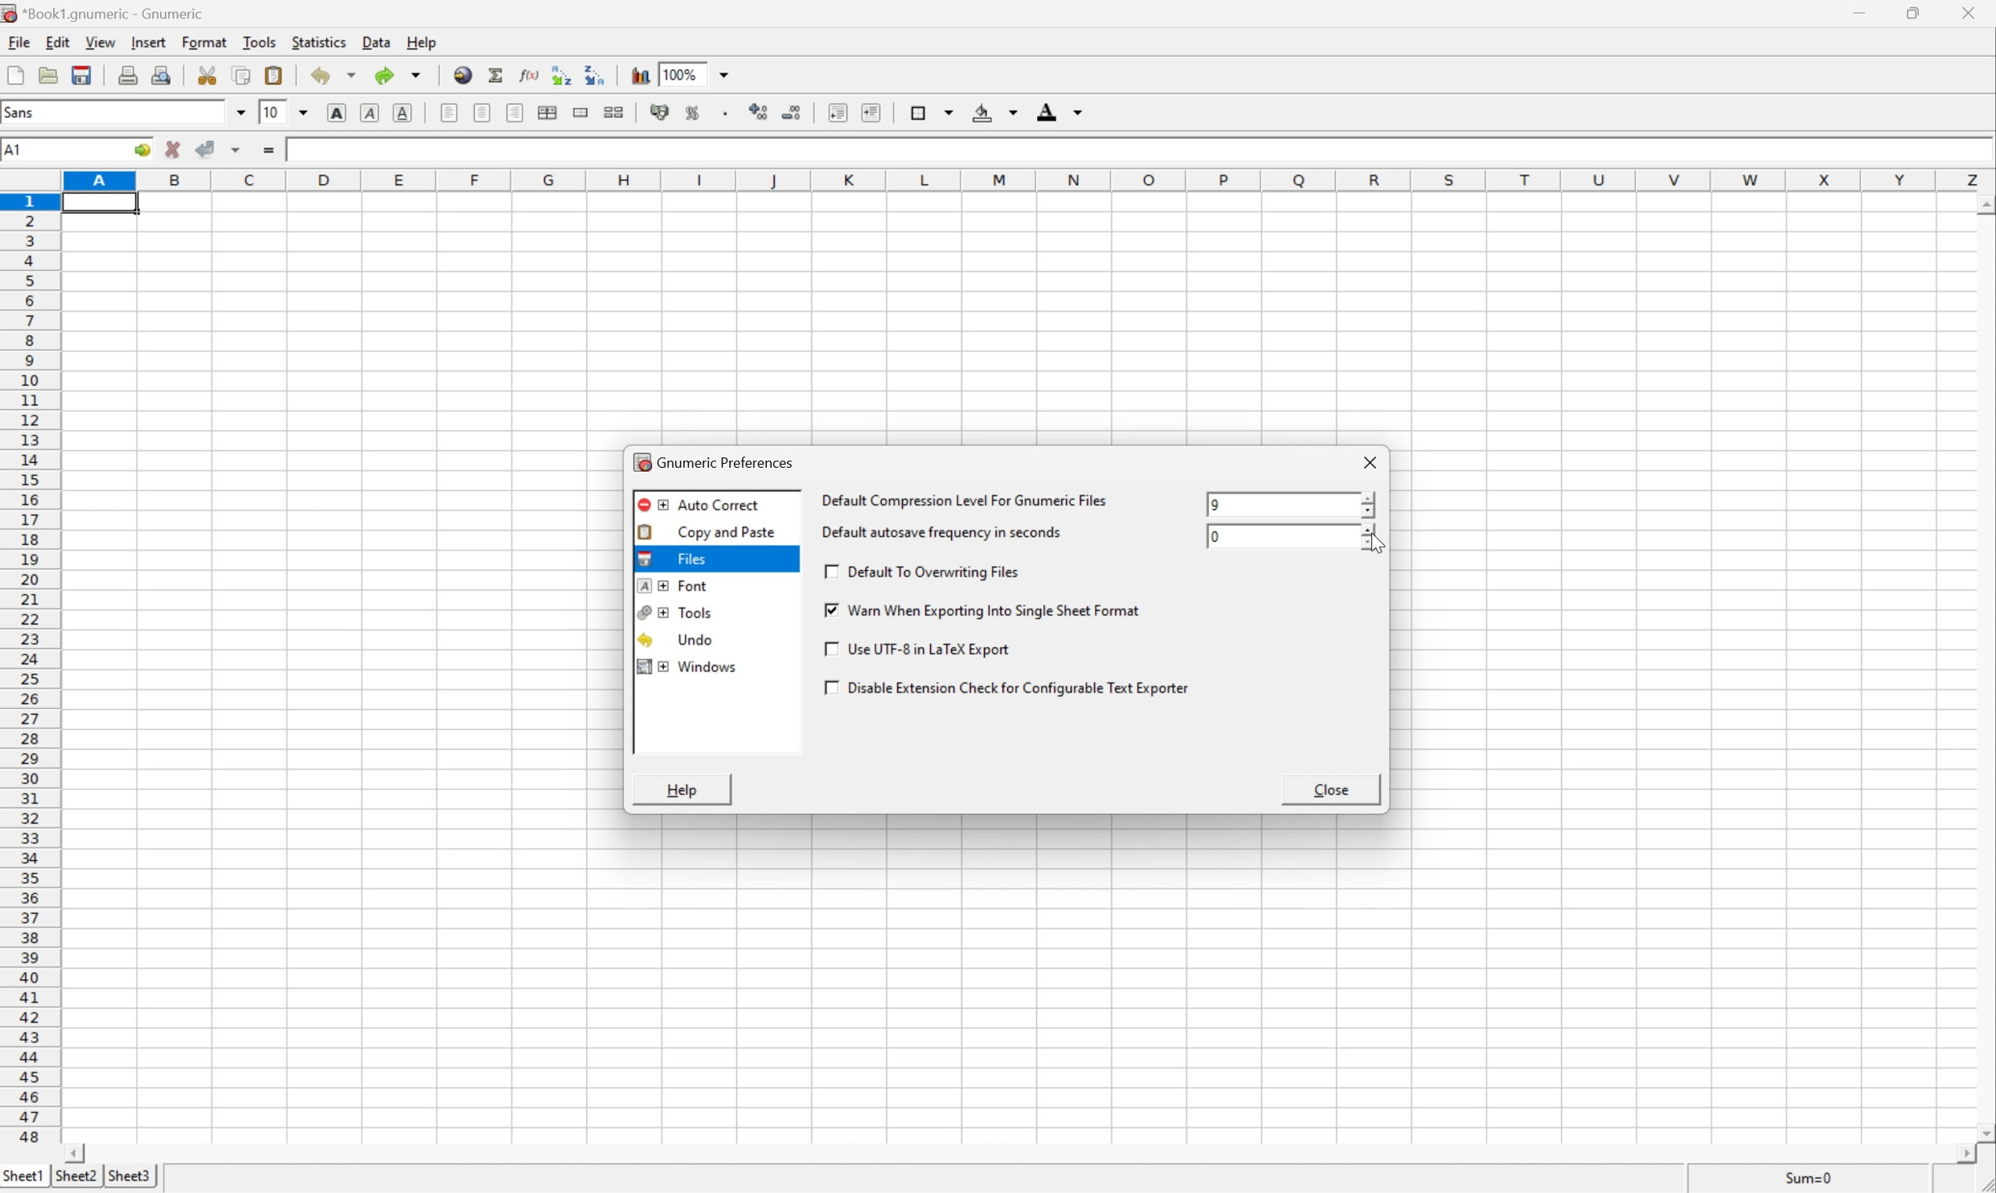 This screenshot has height=1193, width=1996. Describe the element at coordinates (402, 112) in the screenshot. I see `underline` at that location.